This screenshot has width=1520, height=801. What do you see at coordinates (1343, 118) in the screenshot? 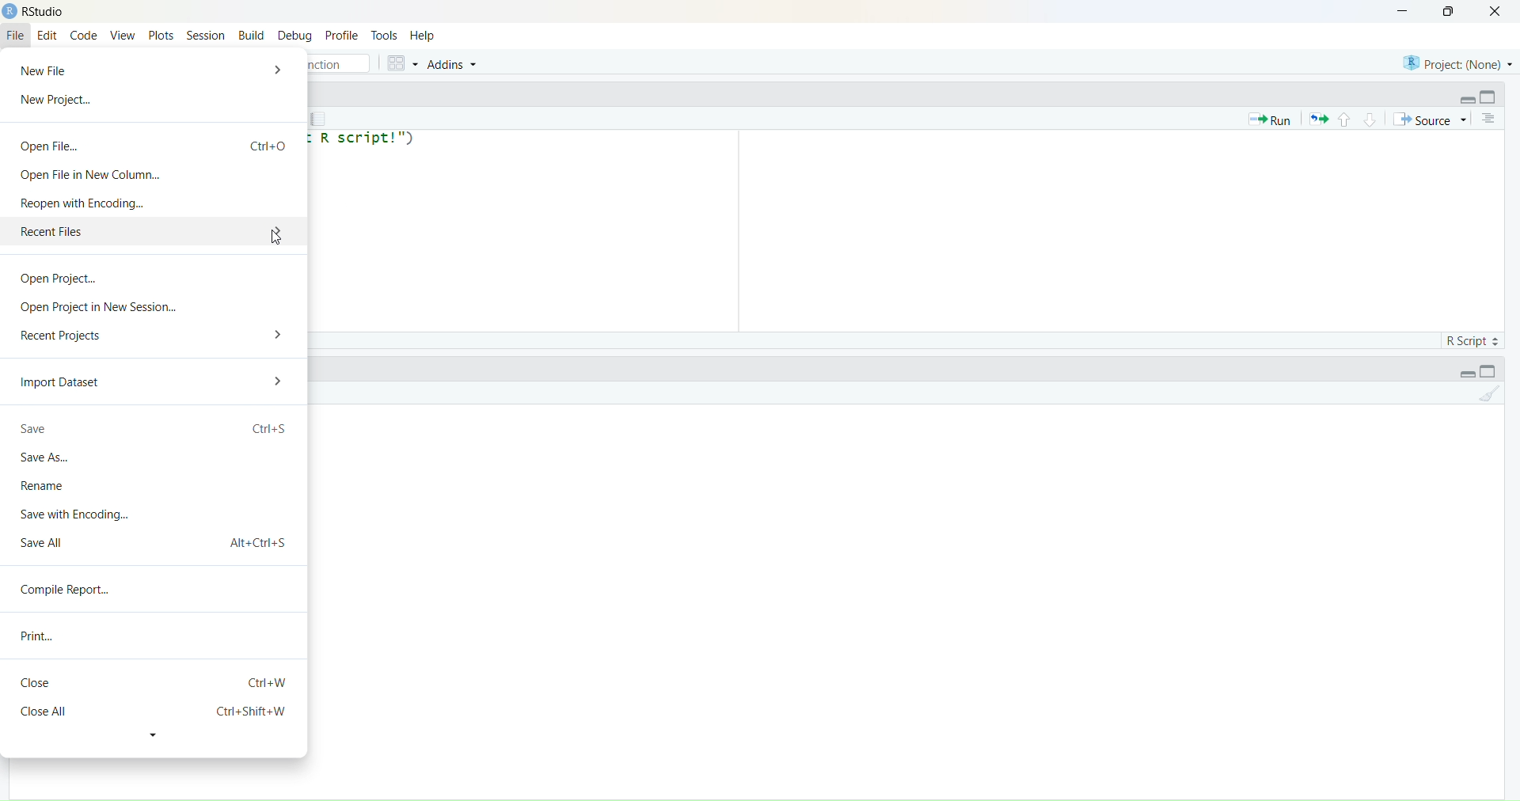
I see `Go to previous section/chunk (Ctrl + PgUp)` at bounding box center [1343, 118].